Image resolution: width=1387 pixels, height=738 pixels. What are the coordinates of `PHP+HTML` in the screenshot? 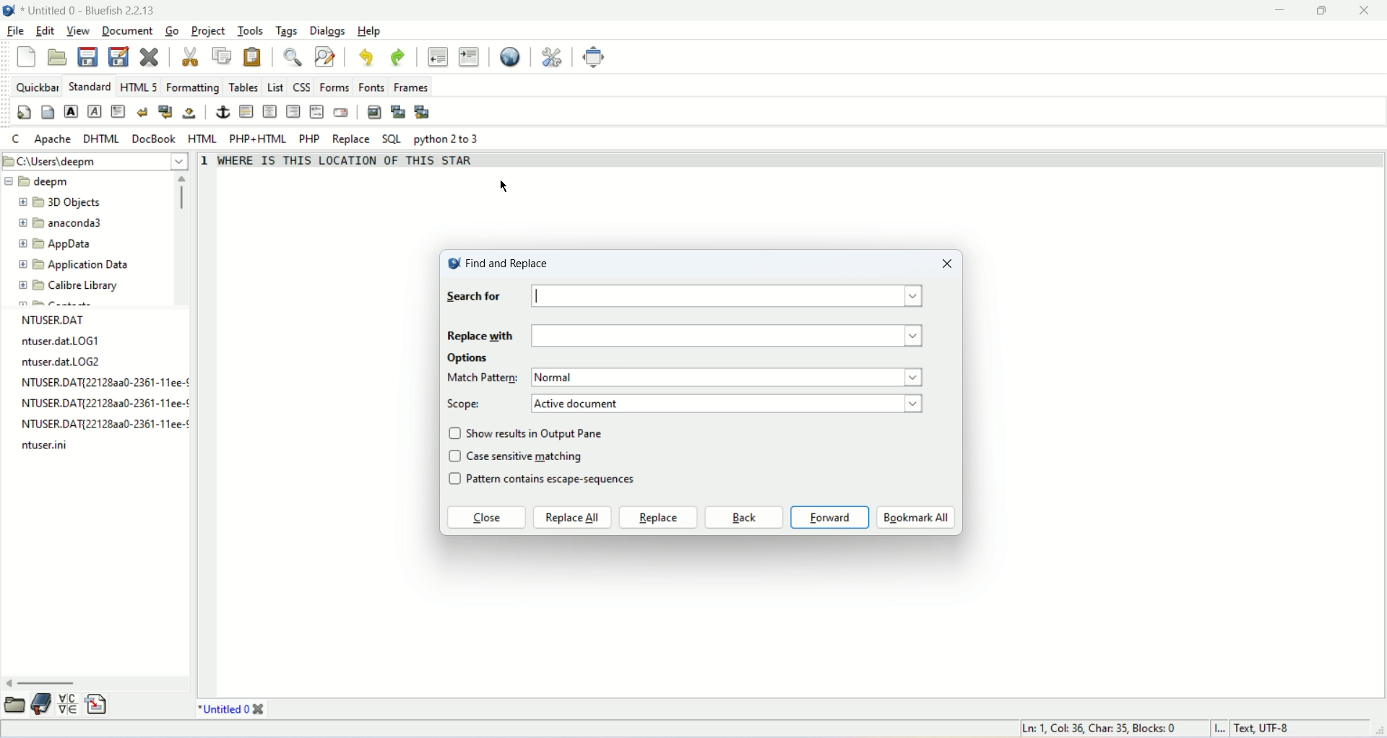 It's located at (258, 139).